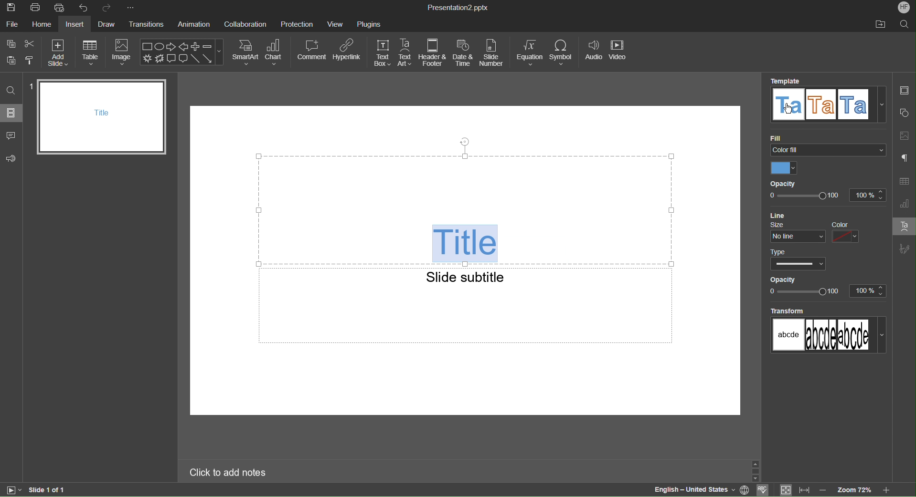 This screenshot has height=497, width=916. I want to click on zoom out, so click(824, 489).